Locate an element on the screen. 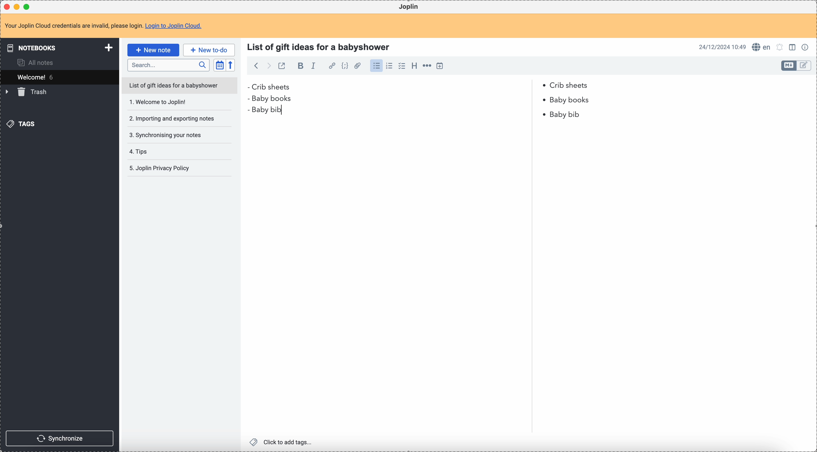 This screenshot has height=452, width=817. synchronize is located at coordinates (61, 438).